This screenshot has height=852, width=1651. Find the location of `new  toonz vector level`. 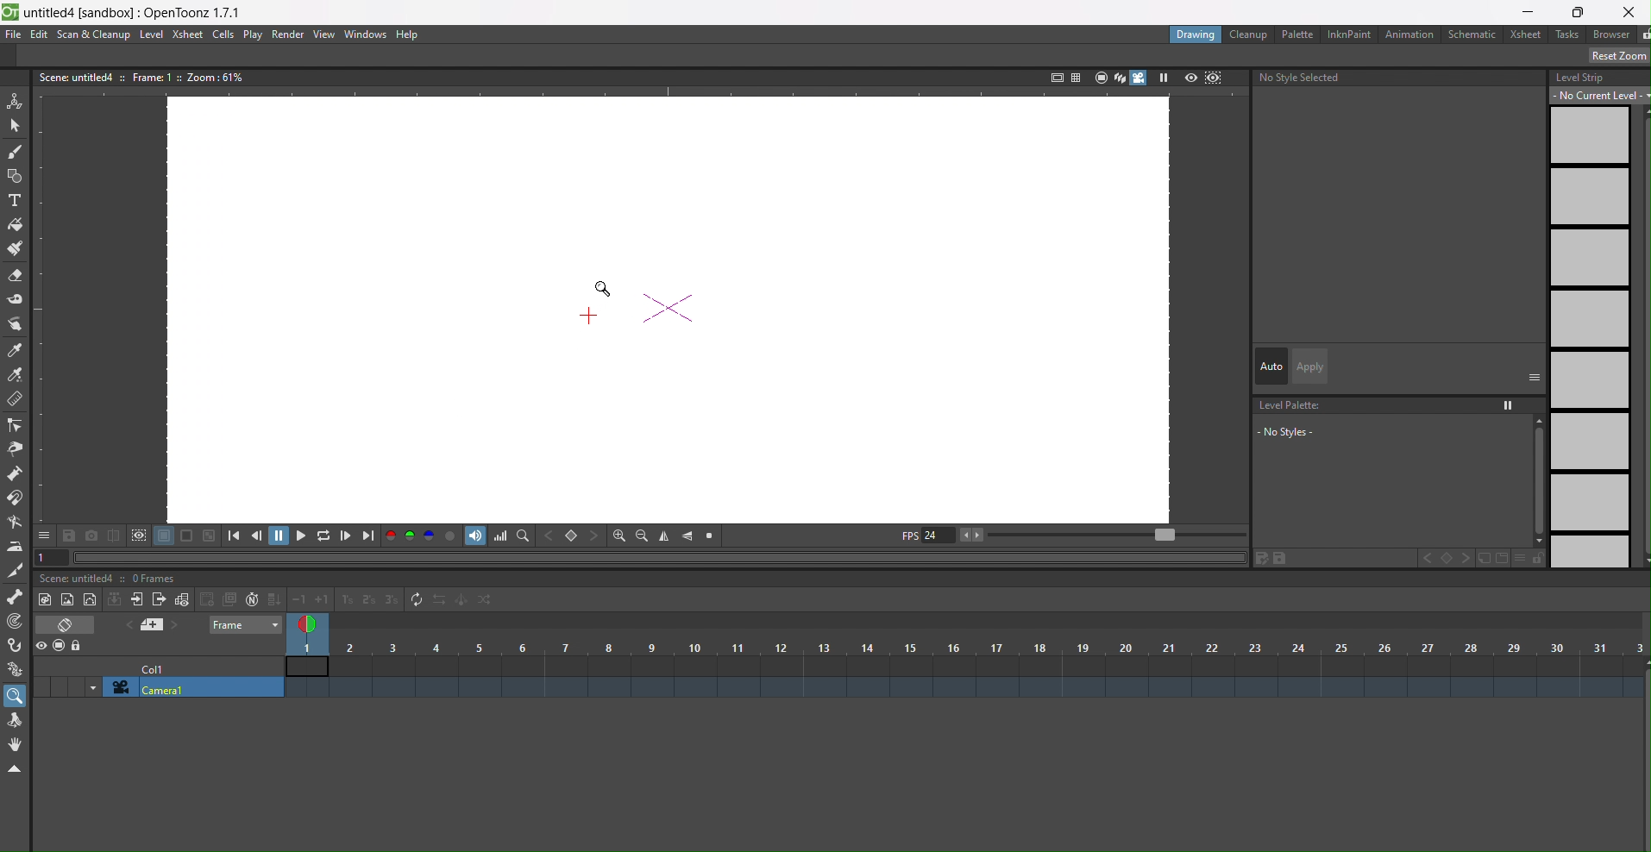

new  toonz vector level is located at coordinates (67, 598).